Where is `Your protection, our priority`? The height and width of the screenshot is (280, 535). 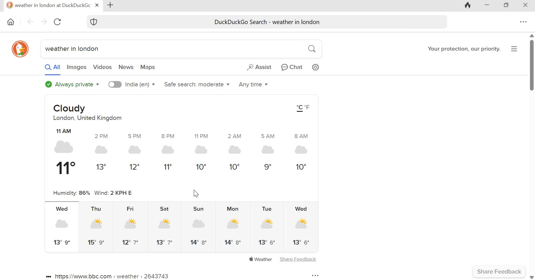
Your protection, our priority is located at coordinates (464, 49).